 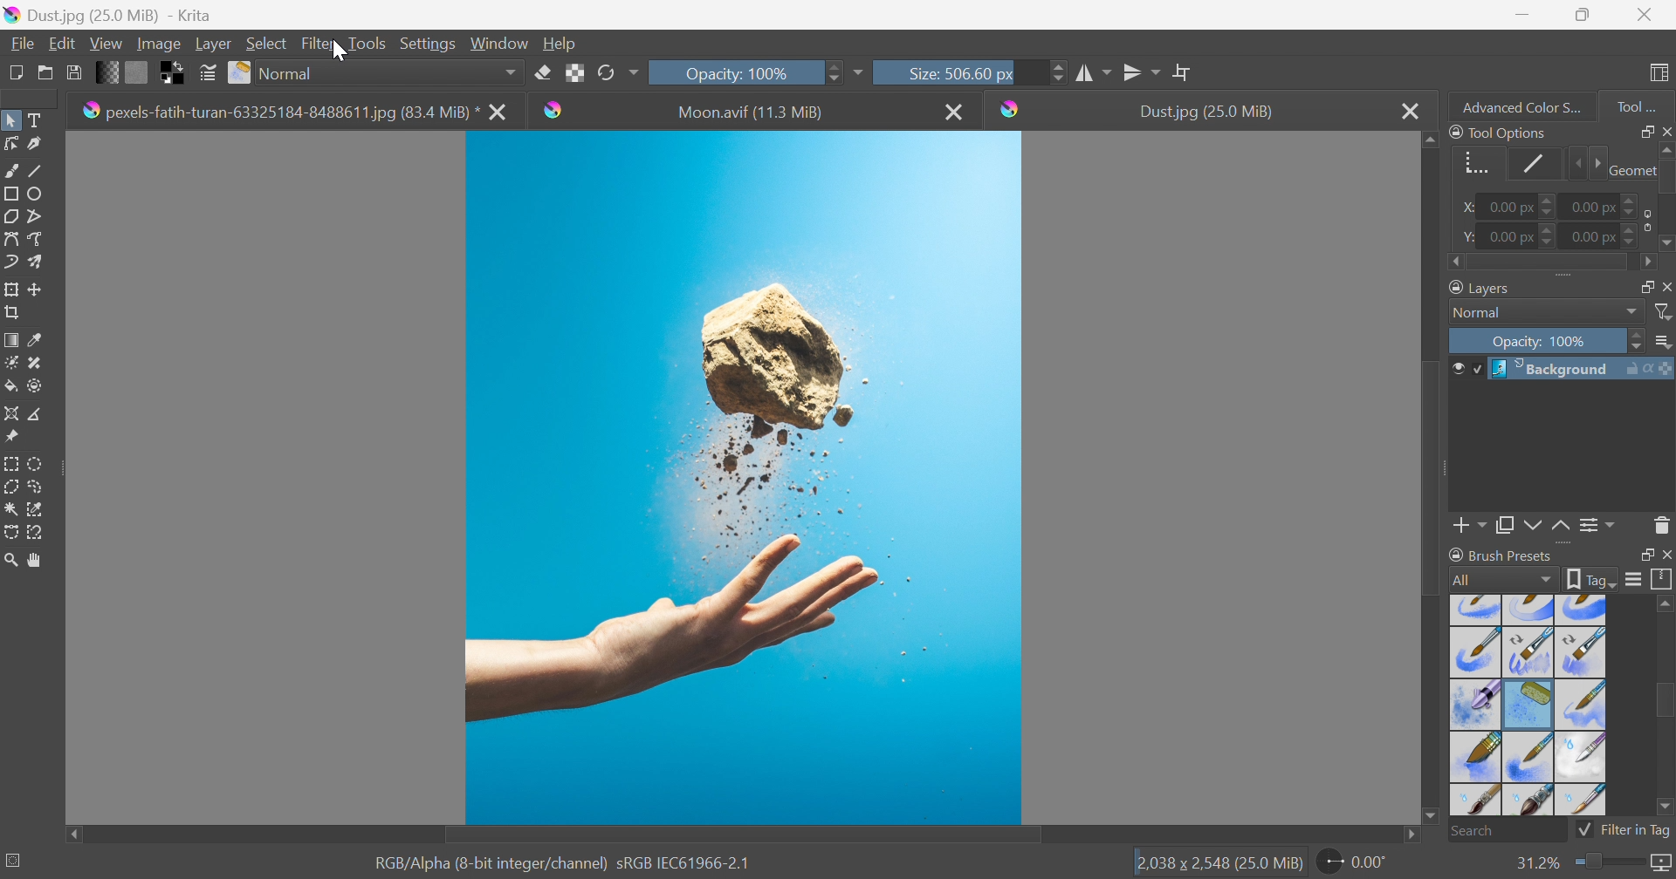 I want to click on 0.00 px, so click(x=1512, y=237).